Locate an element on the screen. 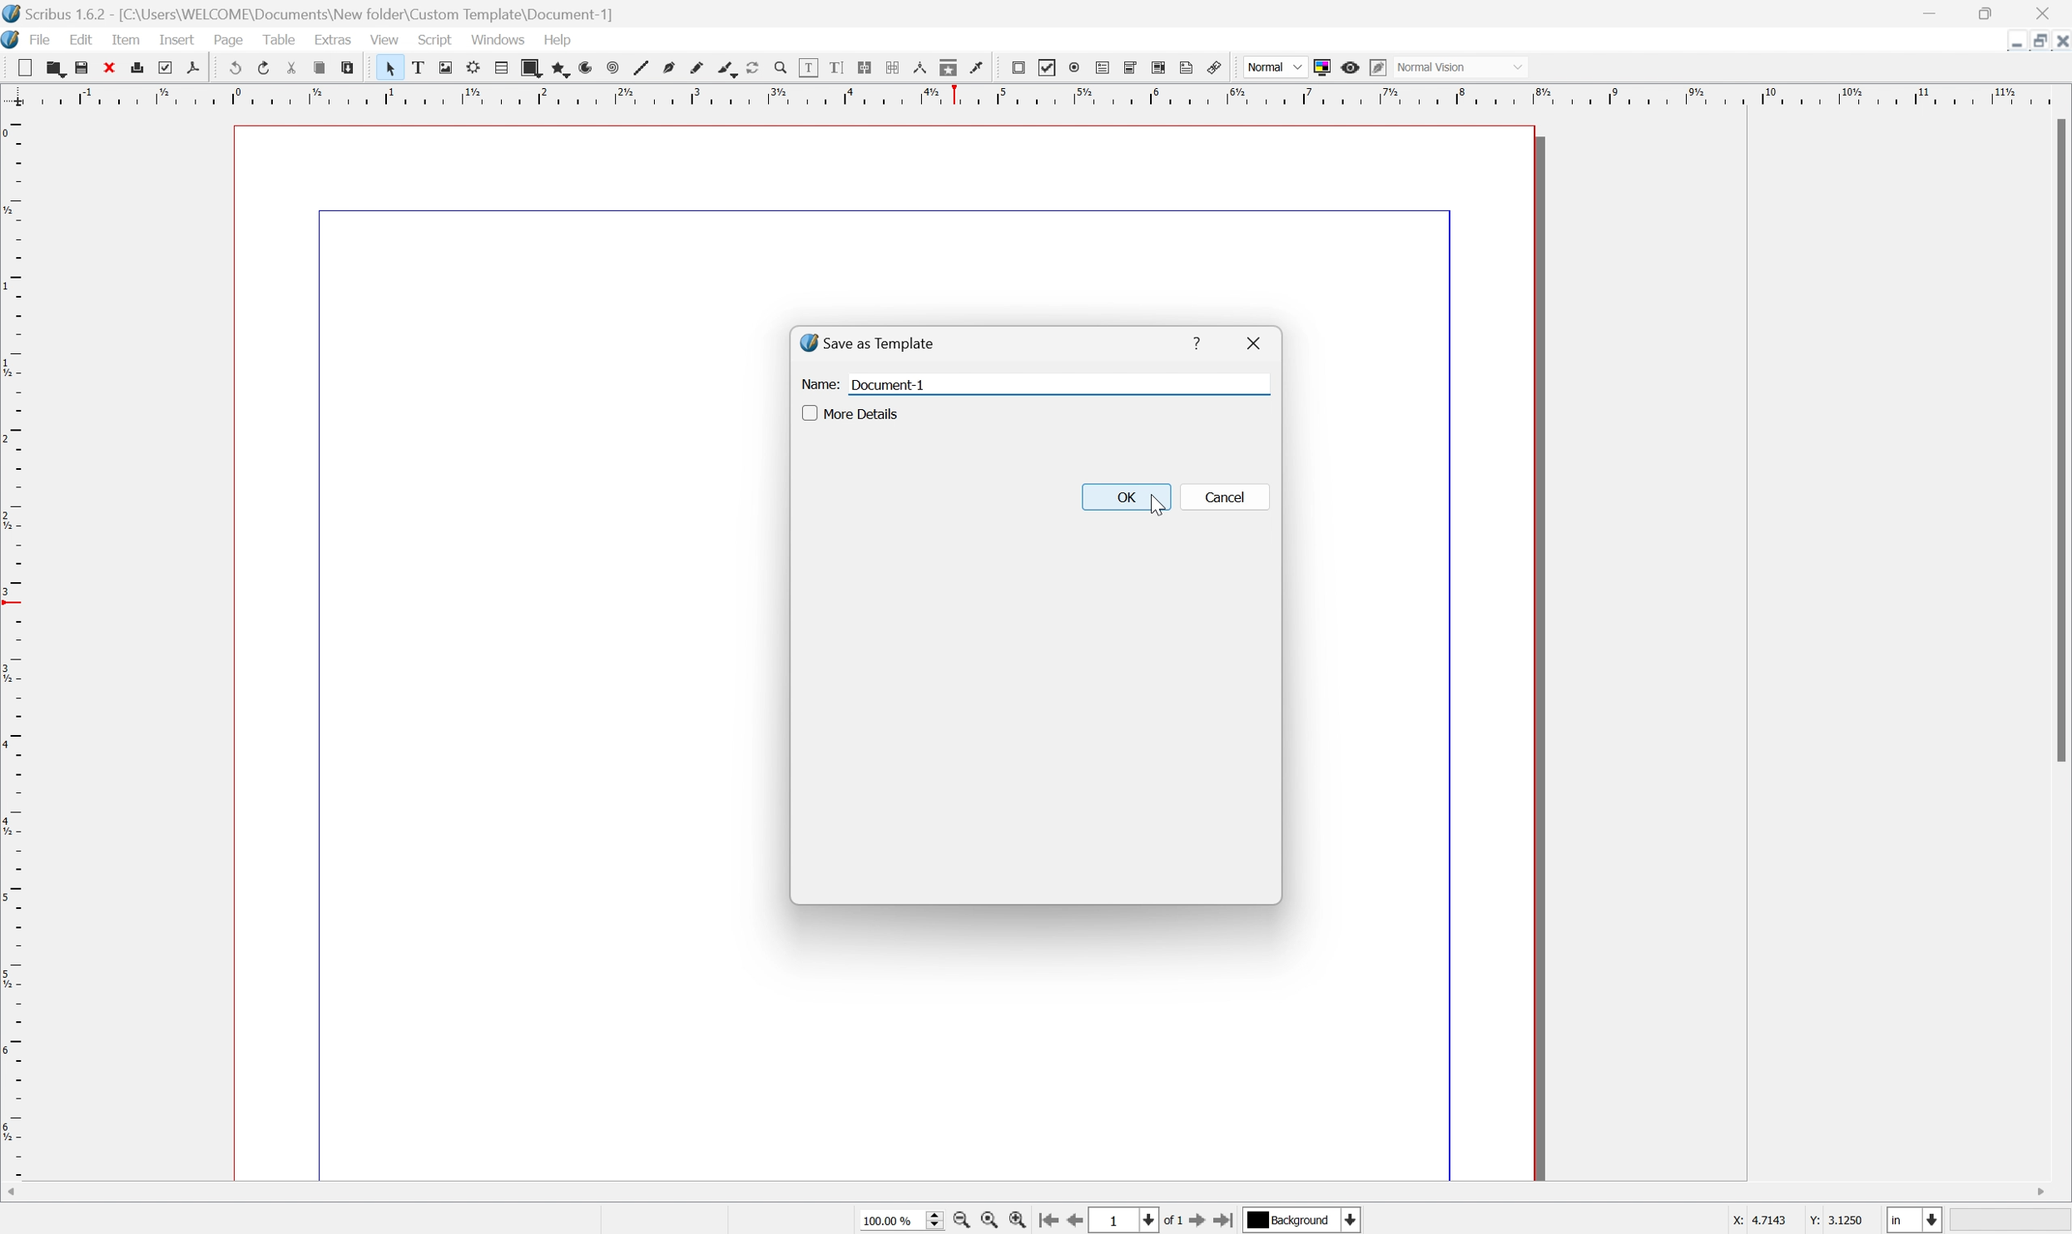 The width and height of the screenshot is (2072, 1234). Go to previous page is located at coordinates (1076, 1222).